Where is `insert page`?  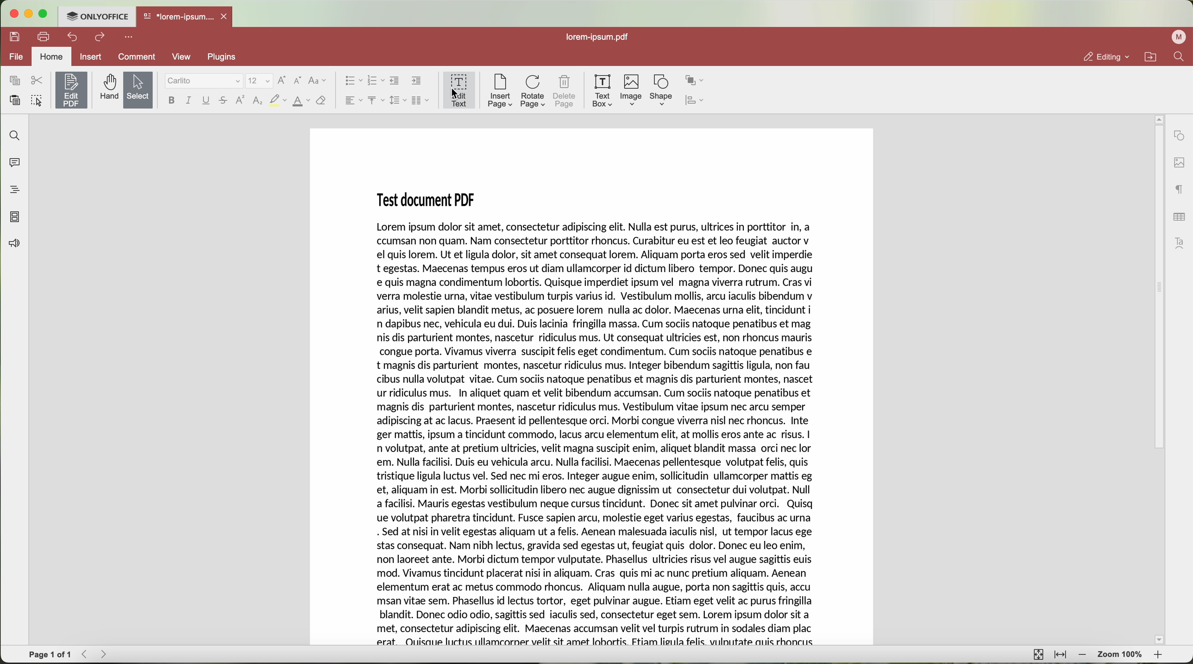 insert page is located at coordinates (501, 92).